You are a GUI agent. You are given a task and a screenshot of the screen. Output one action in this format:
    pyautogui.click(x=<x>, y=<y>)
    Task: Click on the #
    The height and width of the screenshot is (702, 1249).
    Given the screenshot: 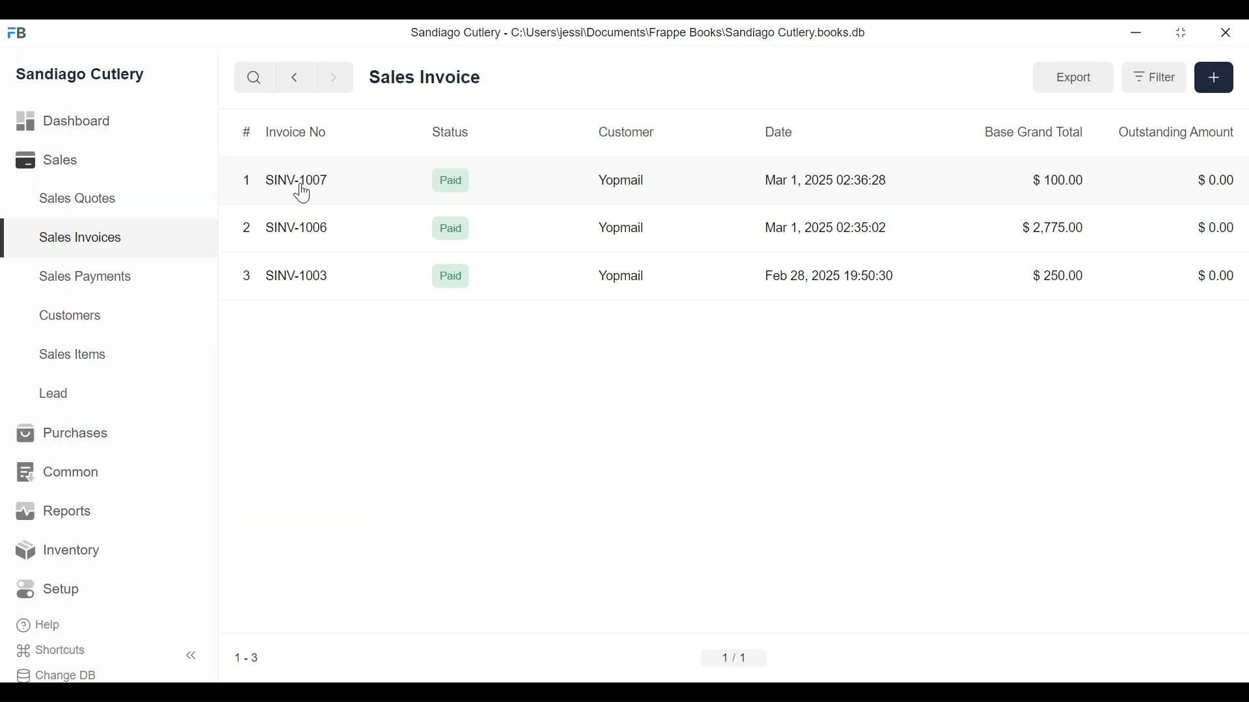 What is the action you would take?
    pyautogui.click(x=247, y=131)
    